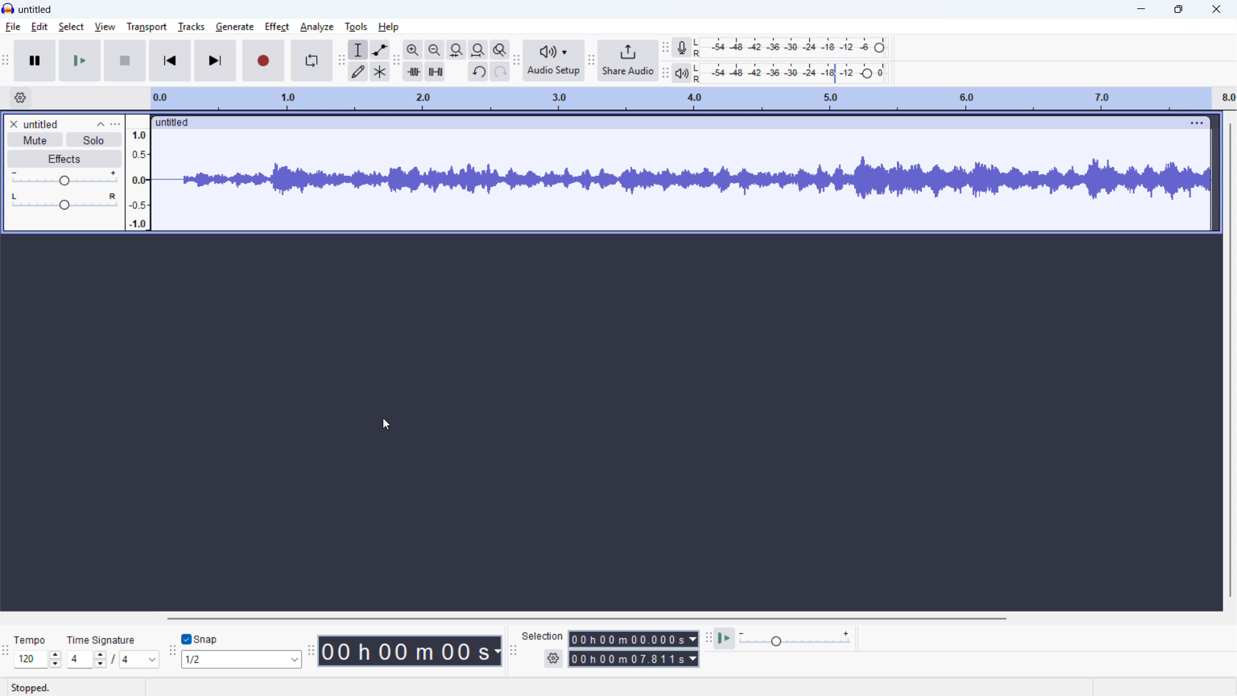 The image size is (1237, 696). I want to click on fit project to width, so click(478, 50).